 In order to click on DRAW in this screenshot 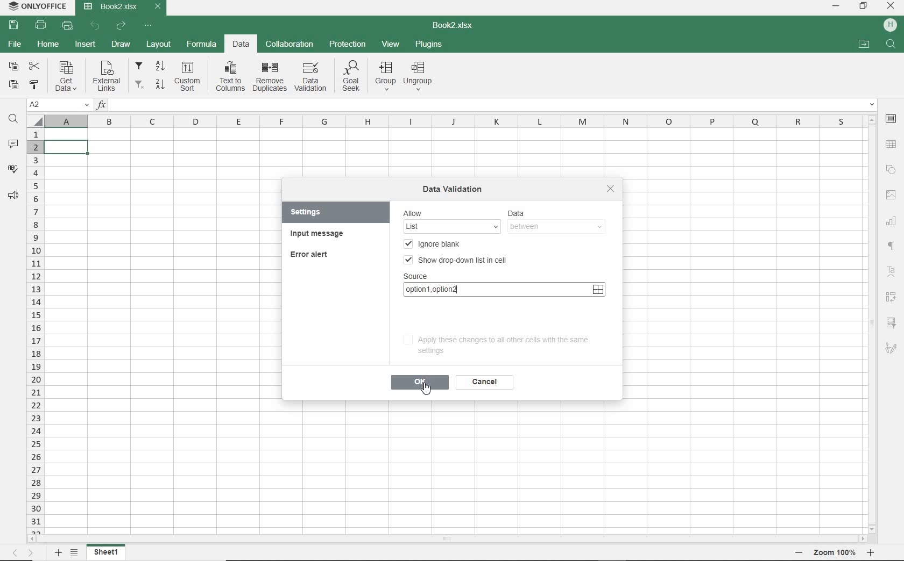, I will do `click(121, 44)`.